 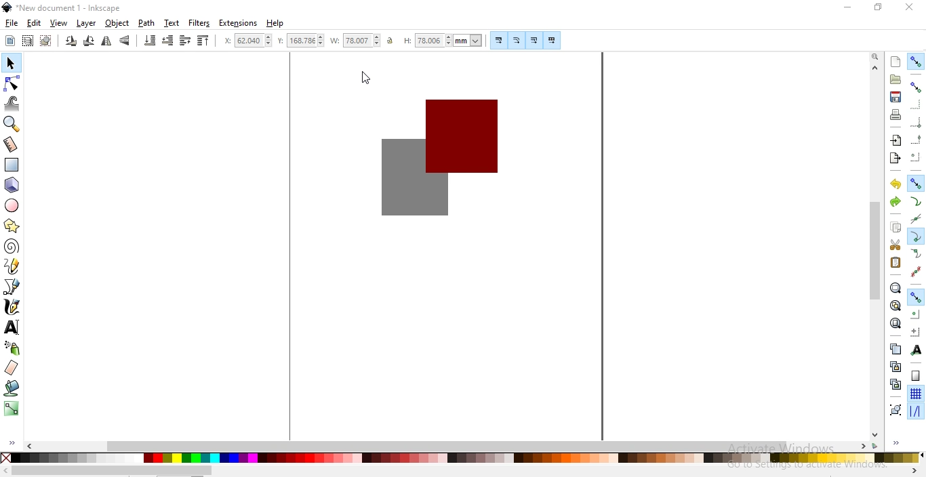 I want to click on create stars and polygon, so click(x=14, y=226).